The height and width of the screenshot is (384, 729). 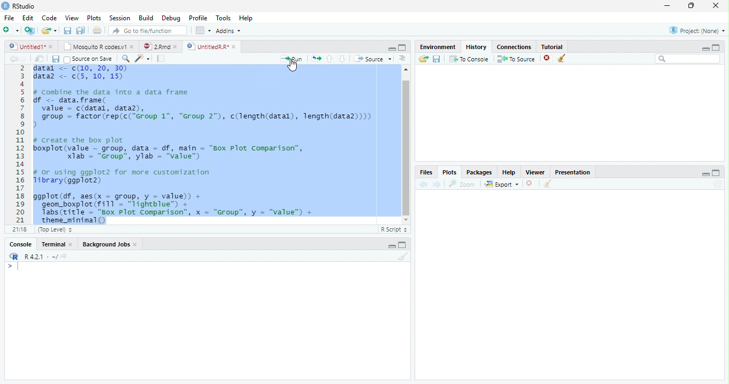 What do you see at coordinates (402, 47) in the screenshot?
I see `Maximize` at bounding box center [402, 47].